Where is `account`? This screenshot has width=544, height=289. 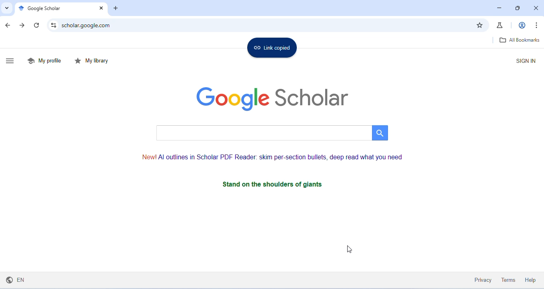
account is located at coordinates (521, 24).